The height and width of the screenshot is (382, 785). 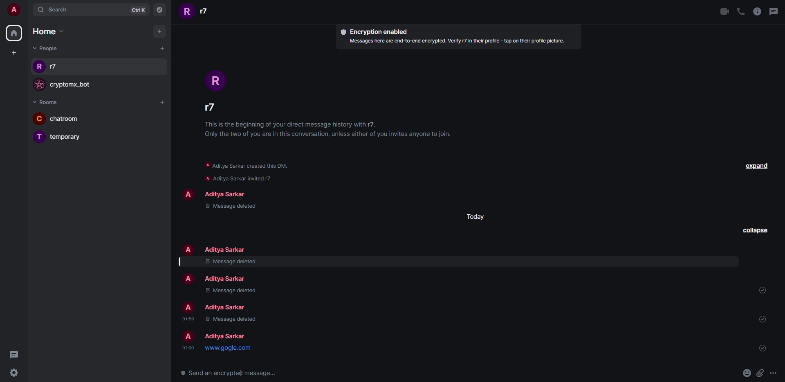 I want to click on profile, so click(x=39, y=85).